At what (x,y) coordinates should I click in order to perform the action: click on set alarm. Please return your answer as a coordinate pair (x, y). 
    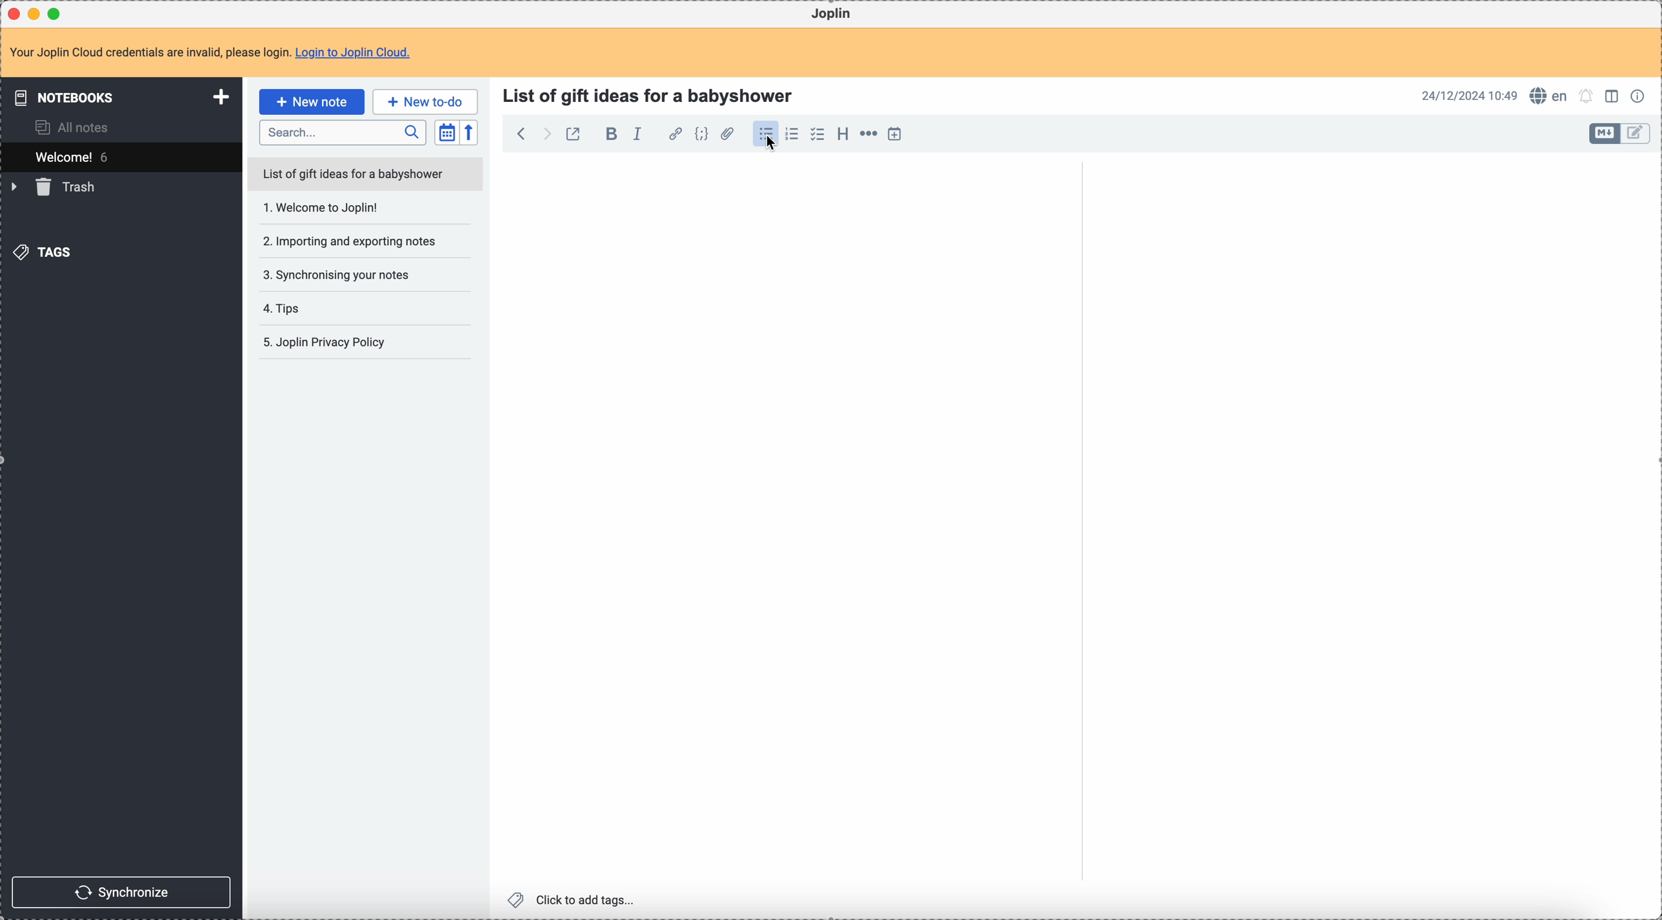
    Looking at the image, I should click on (1587, 96).